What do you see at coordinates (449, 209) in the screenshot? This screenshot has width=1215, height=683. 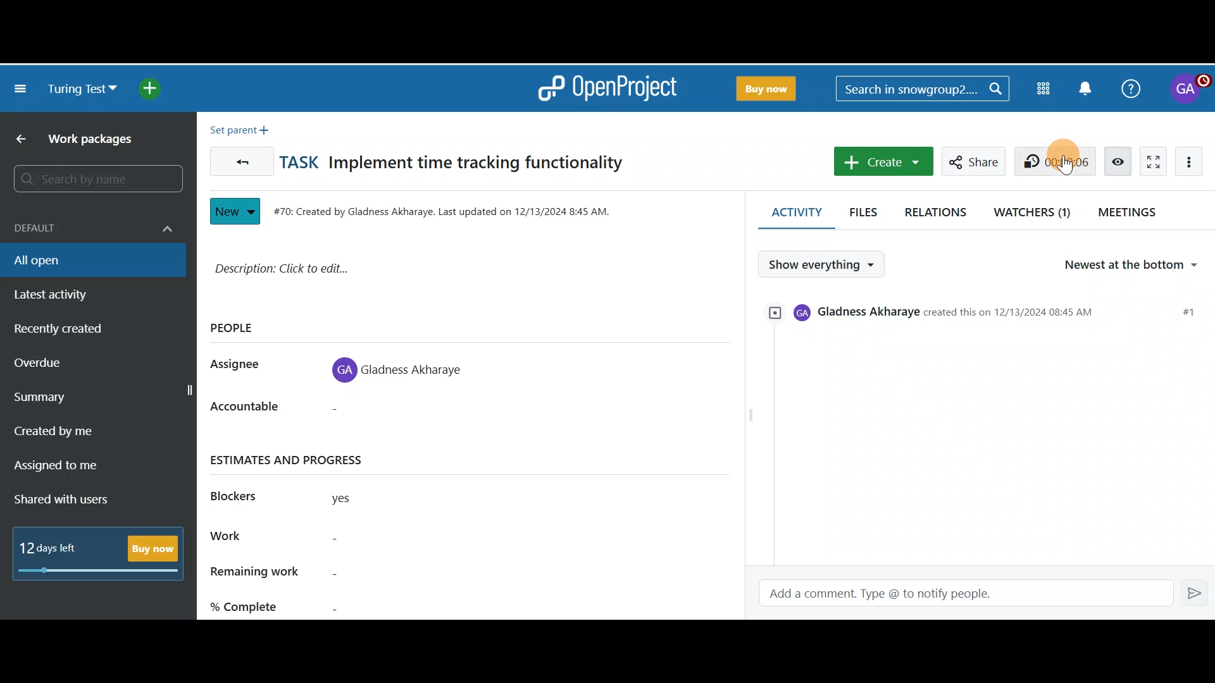 I see `#70: Created by Gladness Akharaye. Last updated on 12/13/2024 8:45 AM.` at bounding box center [449, 209].